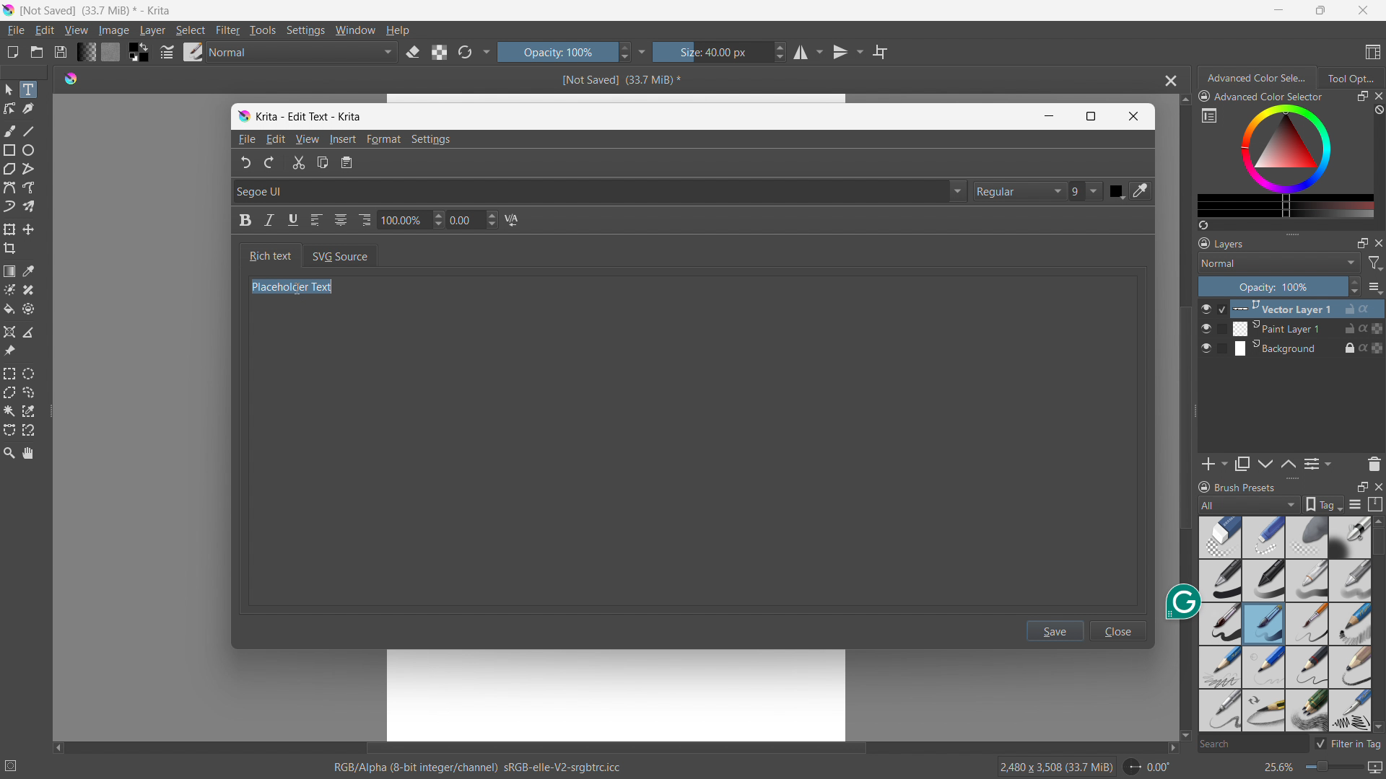 Image resolution: width=1386 pixels, height=779 pixels. I want to click on logo, so click(9, 10).